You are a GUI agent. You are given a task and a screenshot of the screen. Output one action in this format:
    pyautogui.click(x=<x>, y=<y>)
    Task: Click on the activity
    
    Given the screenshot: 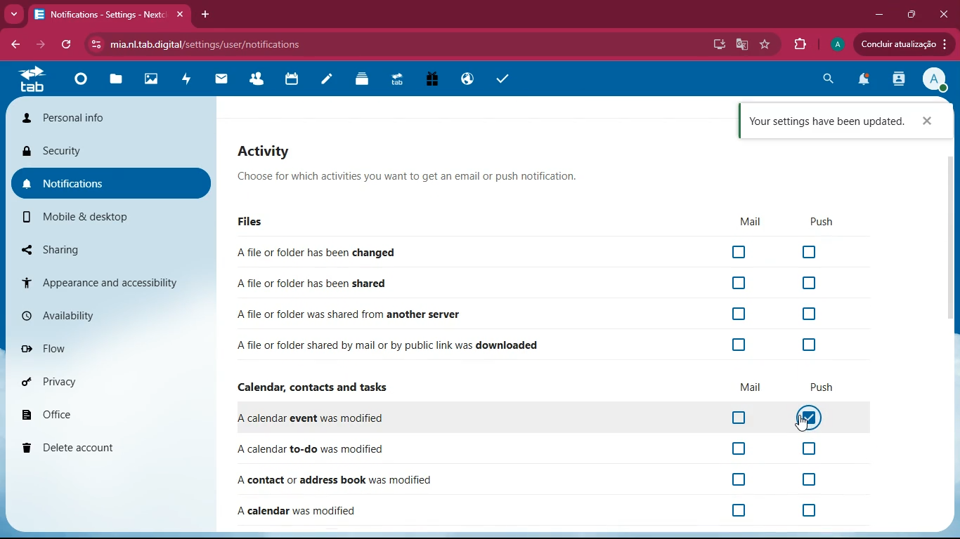 What is the action you would take?
    pyautogui.click(x=187, y=83)
    